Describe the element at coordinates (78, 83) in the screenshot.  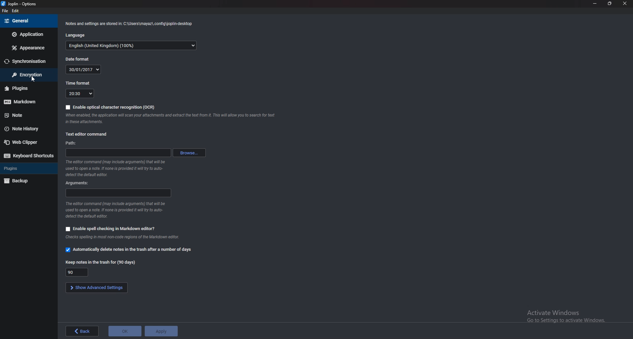
I see `time format` at that location.